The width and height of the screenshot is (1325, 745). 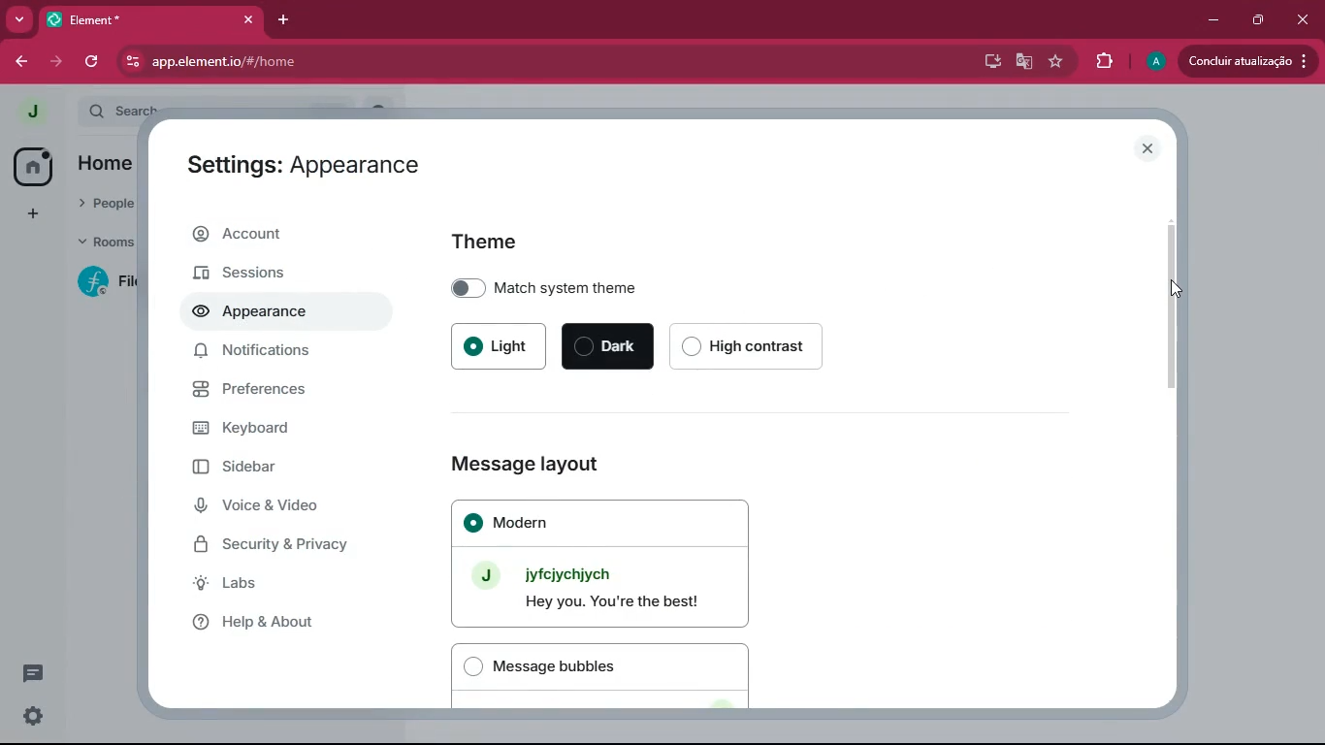 What do you see at coordinates (1304, 18) in the screenshot?
I see `close` at bounding box center [1304, 18].